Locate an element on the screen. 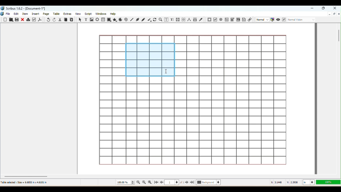  Select the image preview quality is located at coordinates (262, 19).